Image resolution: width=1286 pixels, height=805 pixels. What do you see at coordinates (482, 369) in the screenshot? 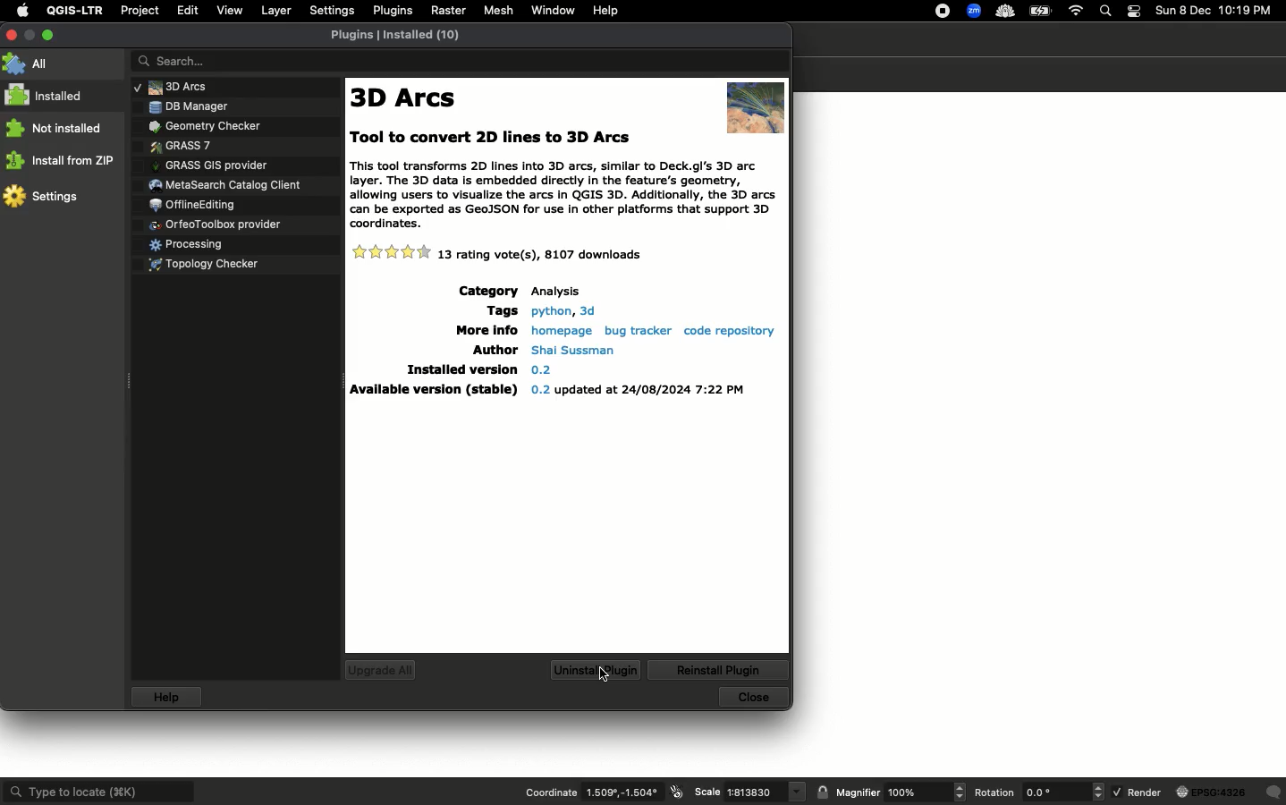
I see `Details` at bounding box center [482, 369].